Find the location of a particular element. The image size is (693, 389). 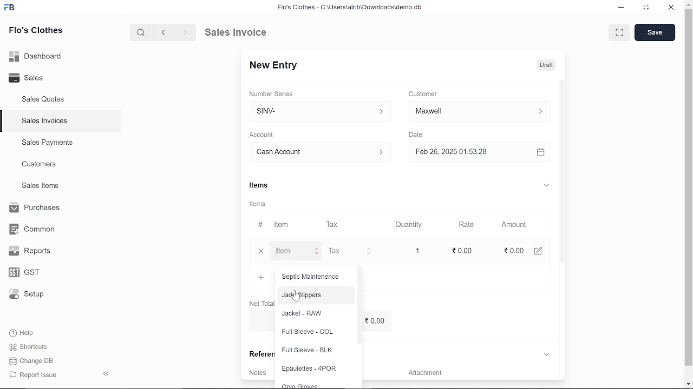

Account is located at coordinates (269, 135).